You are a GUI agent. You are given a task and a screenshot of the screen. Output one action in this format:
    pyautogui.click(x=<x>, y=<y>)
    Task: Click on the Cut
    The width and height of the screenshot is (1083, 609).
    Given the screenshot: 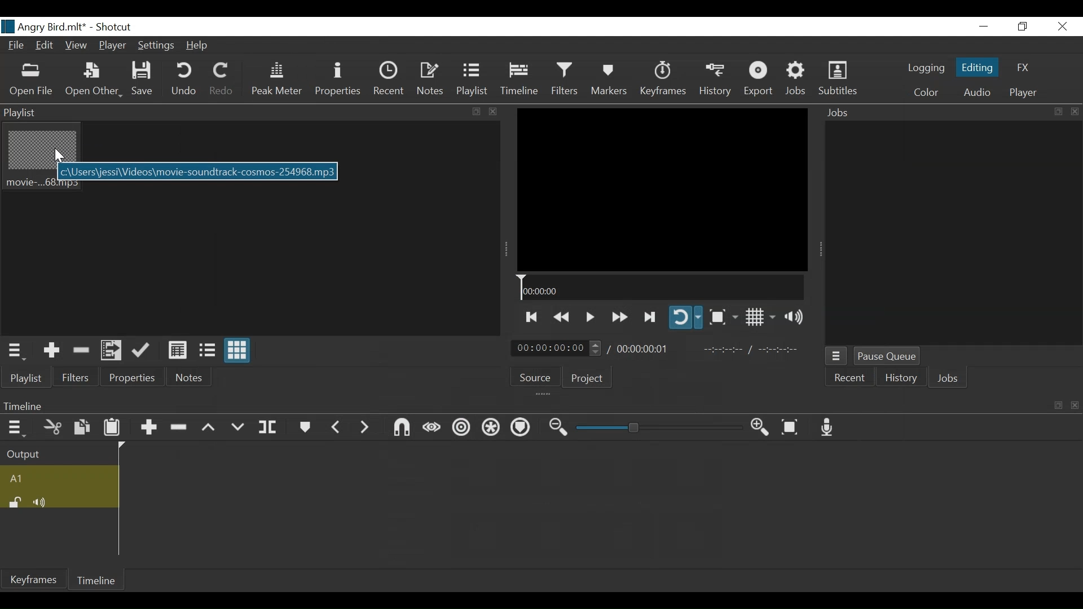 What is the action you would take?
    pyautogui.click(x=50, y=426)
    